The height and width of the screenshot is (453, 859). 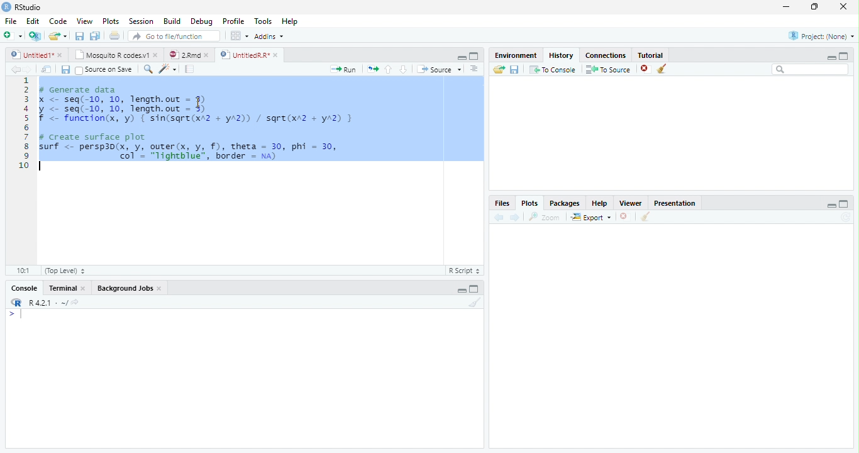 What do you see at coordinates (48, 302) in the screenshot?
I see `R 4.2.1 . ~/` at bounding box center [48, 302].